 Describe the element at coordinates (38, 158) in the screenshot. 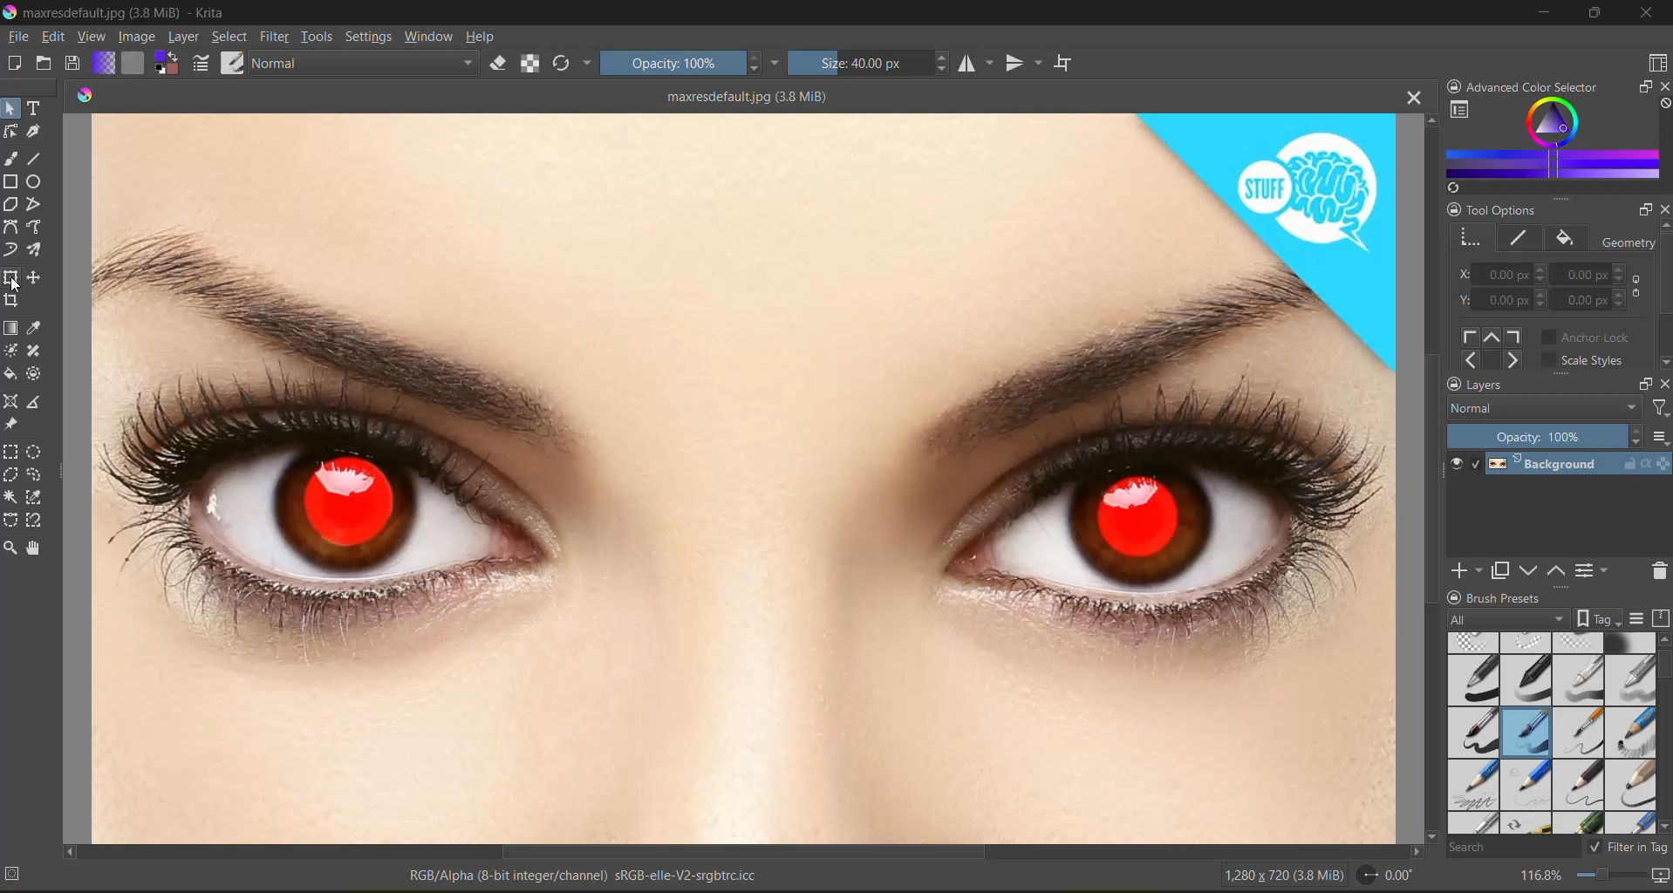

I see `tool` at that location.